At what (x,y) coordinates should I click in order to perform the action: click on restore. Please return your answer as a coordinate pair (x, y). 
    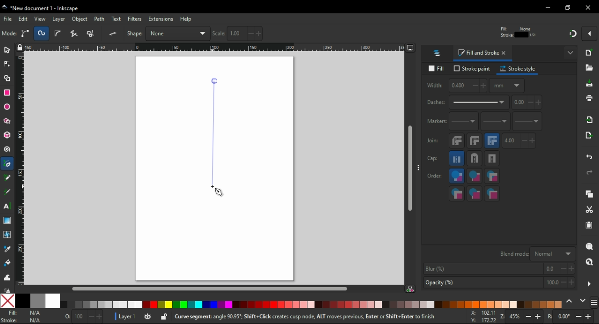
    Looking at the image, I should click on (569, 7).